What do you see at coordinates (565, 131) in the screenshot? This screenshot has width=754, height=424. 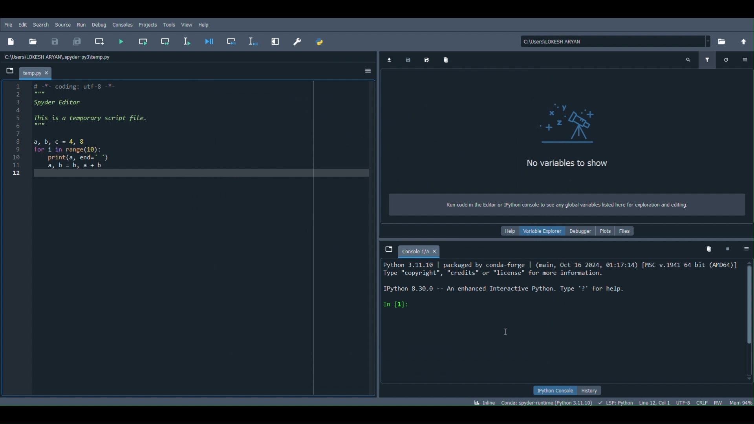 I see `Variables` at bounding box center [565, 131].